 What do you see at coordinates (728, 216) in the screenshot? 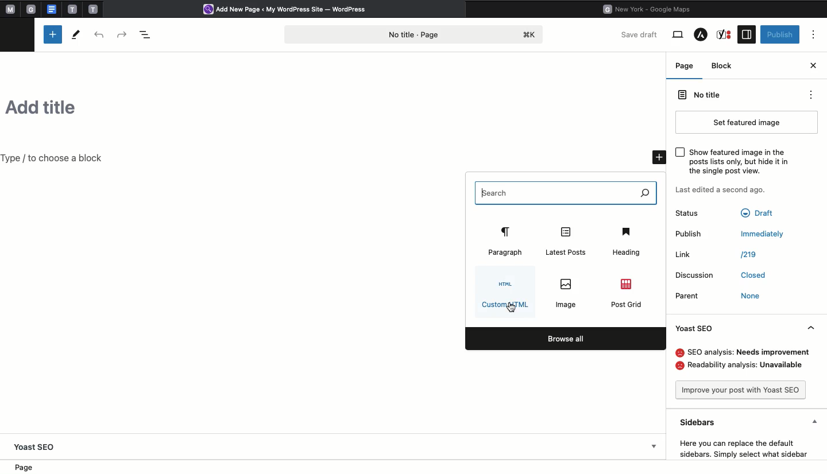
I see `Status` at bounding box center [728, 216].